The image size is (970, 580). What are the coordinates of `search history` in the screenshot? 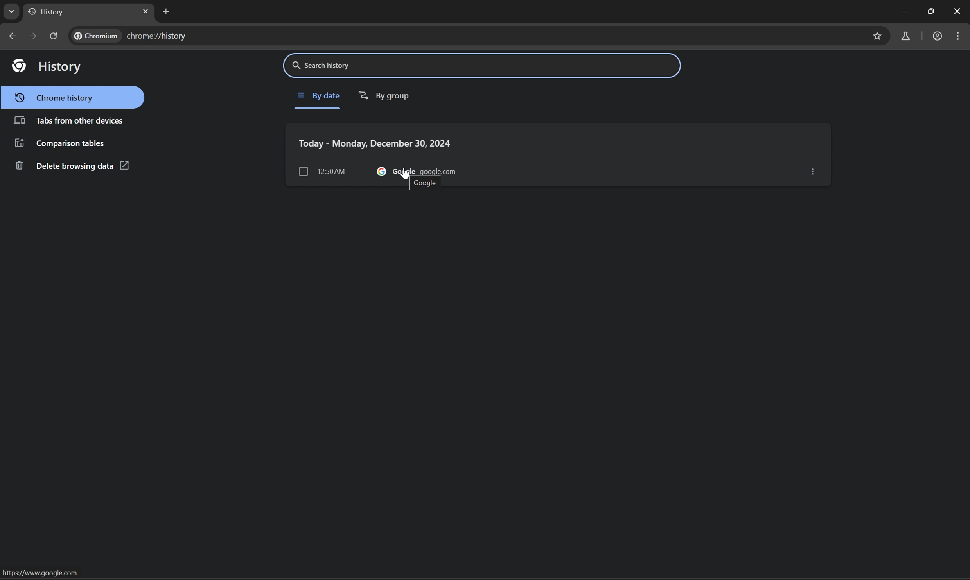 It's located at (481, 66).